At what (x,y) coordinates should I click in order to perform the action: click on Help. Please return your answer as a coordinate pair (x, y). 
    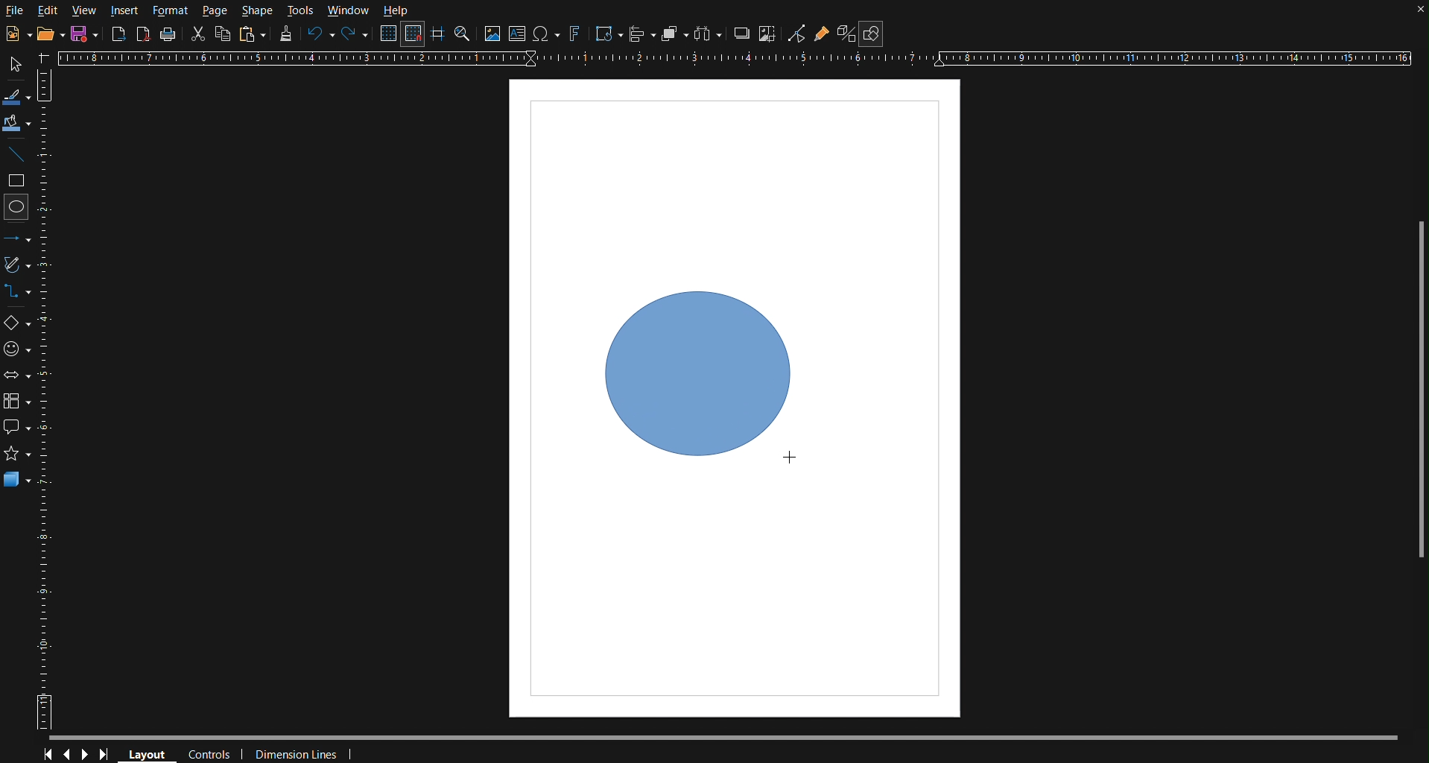
    Looking at the image, I should click on (395, 11).